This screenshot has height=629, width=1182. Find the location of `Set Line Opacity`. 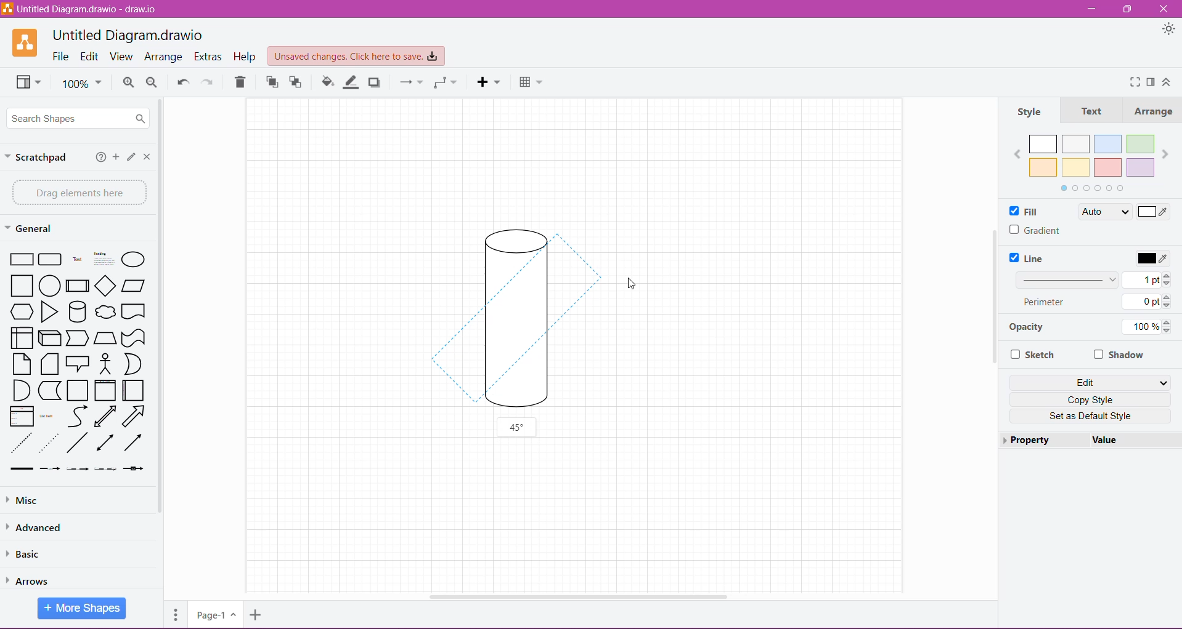

Set Line Opacity is located at coordinates (1089, 329).